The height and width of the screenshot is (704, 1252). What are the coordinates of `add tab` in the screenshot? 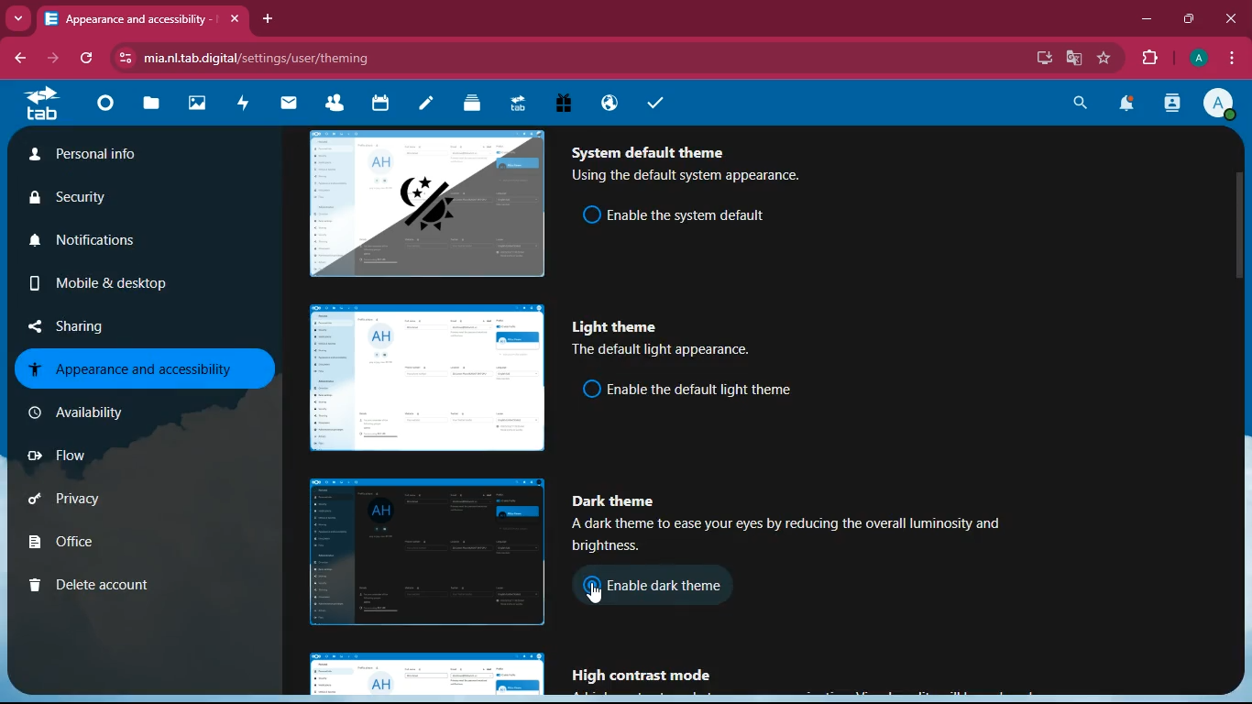 It's located at (269, 19).